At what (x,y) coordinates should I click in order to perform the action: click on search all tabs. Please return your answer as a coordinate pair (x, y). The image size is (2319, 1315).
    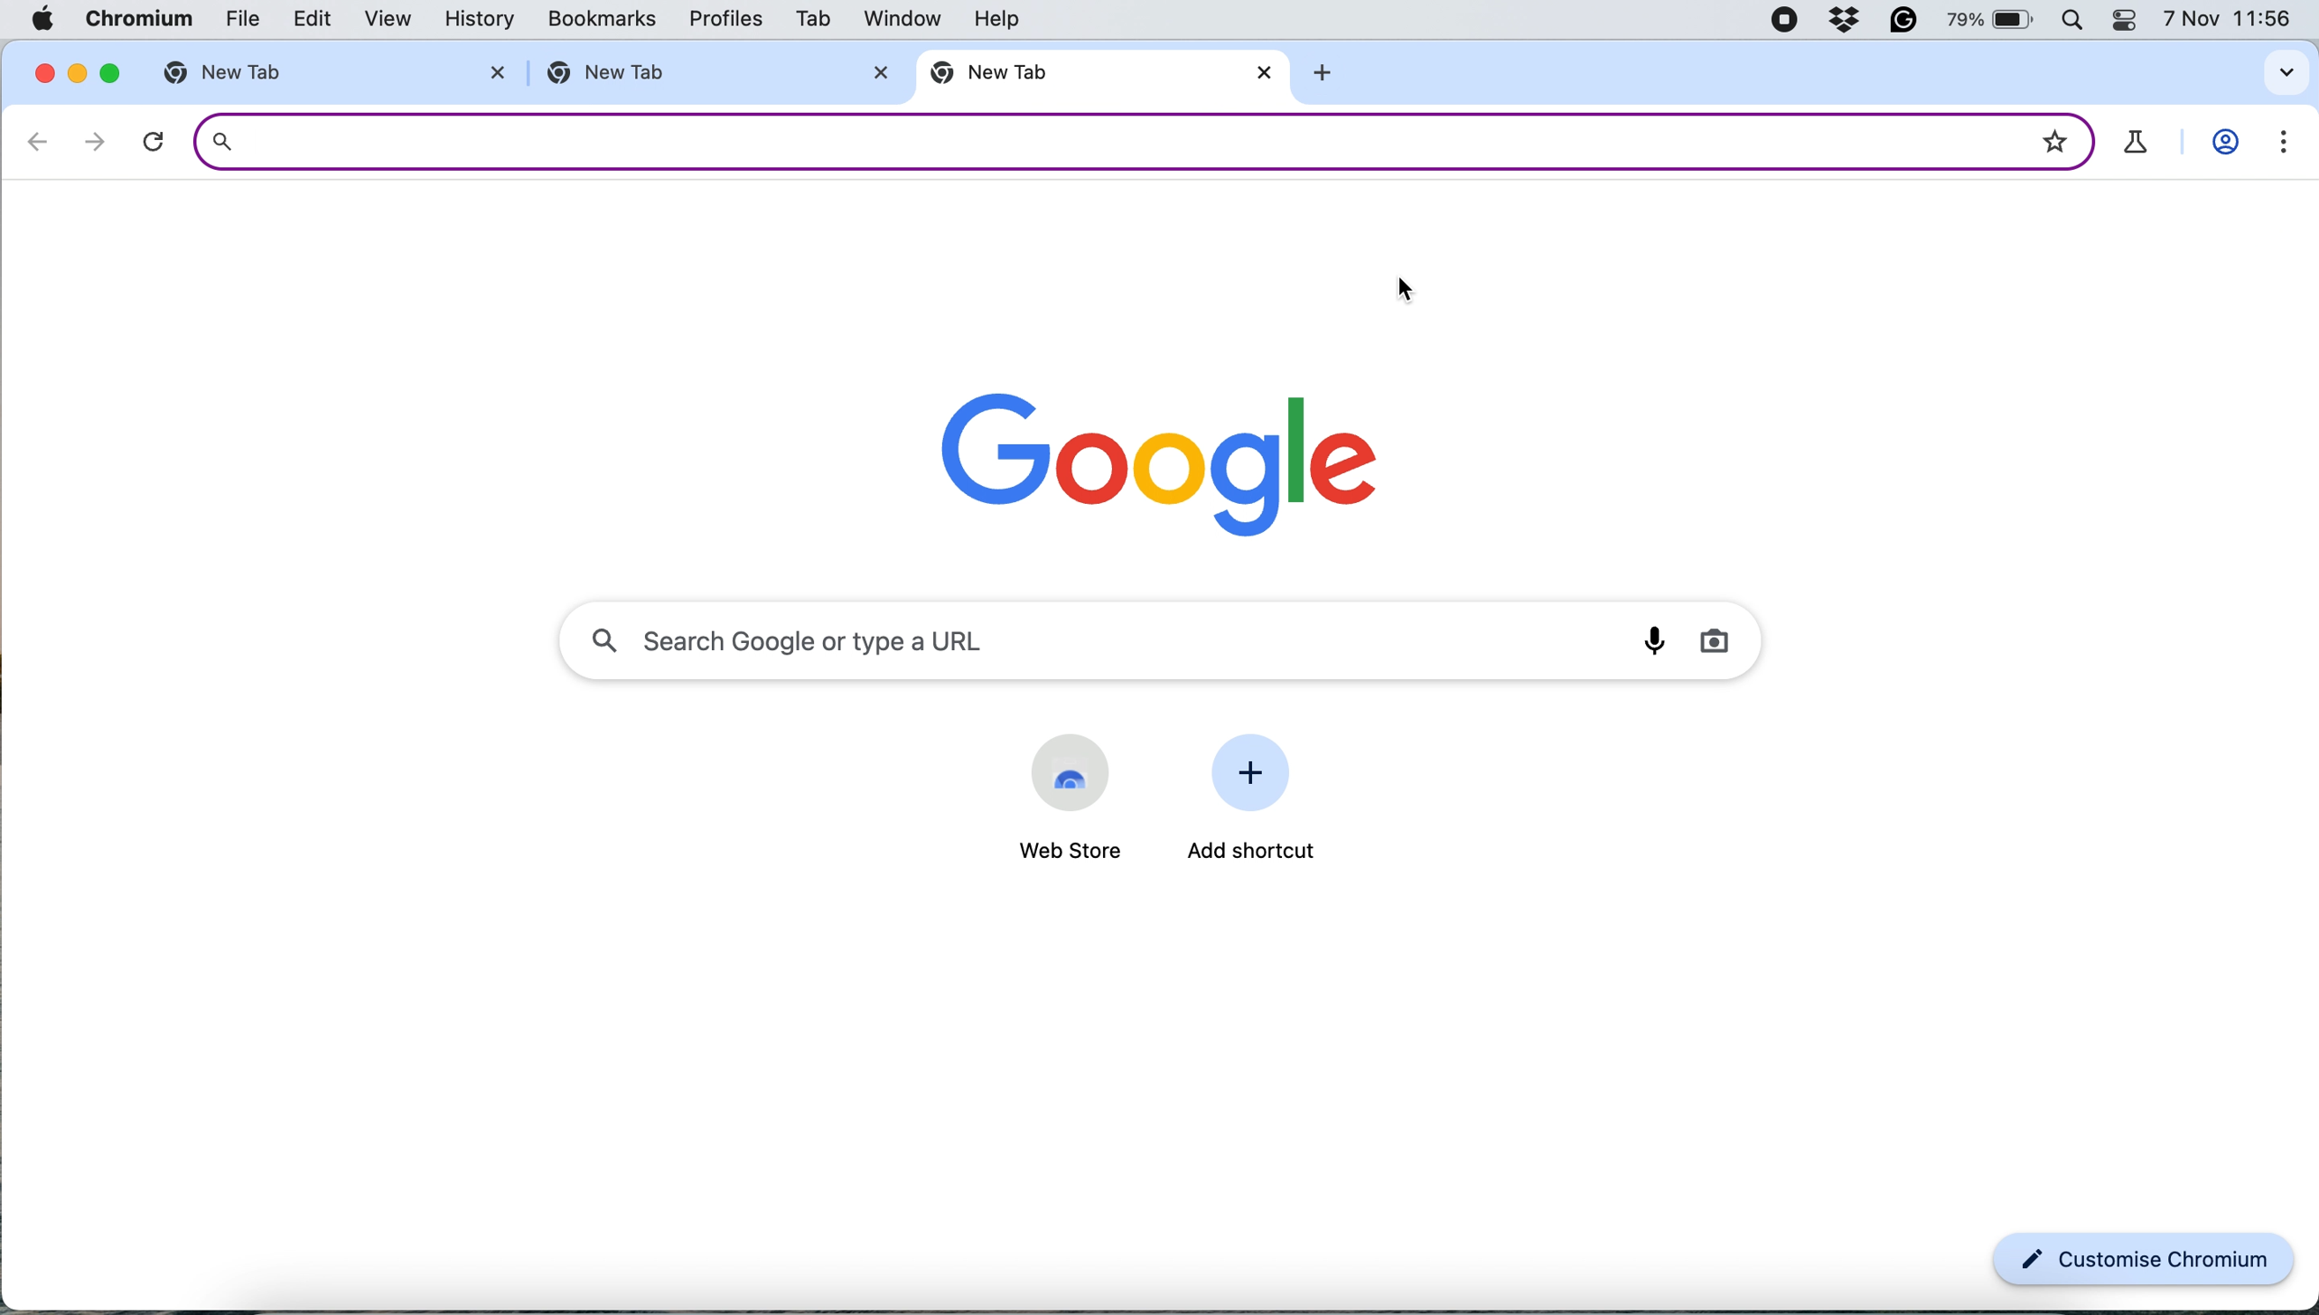
    Looking at the image, I should click on (2286, 72).